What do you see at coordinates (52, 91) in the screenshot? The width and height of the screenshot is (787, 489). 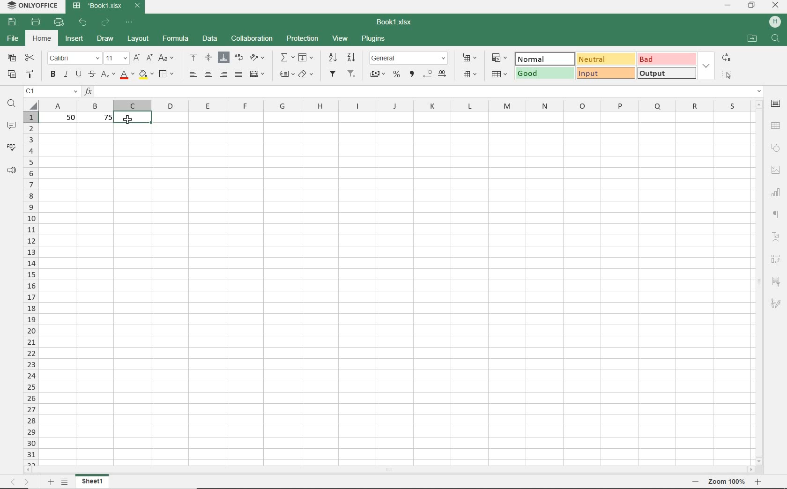 I see `name manager` at bounding box center [52, 91].